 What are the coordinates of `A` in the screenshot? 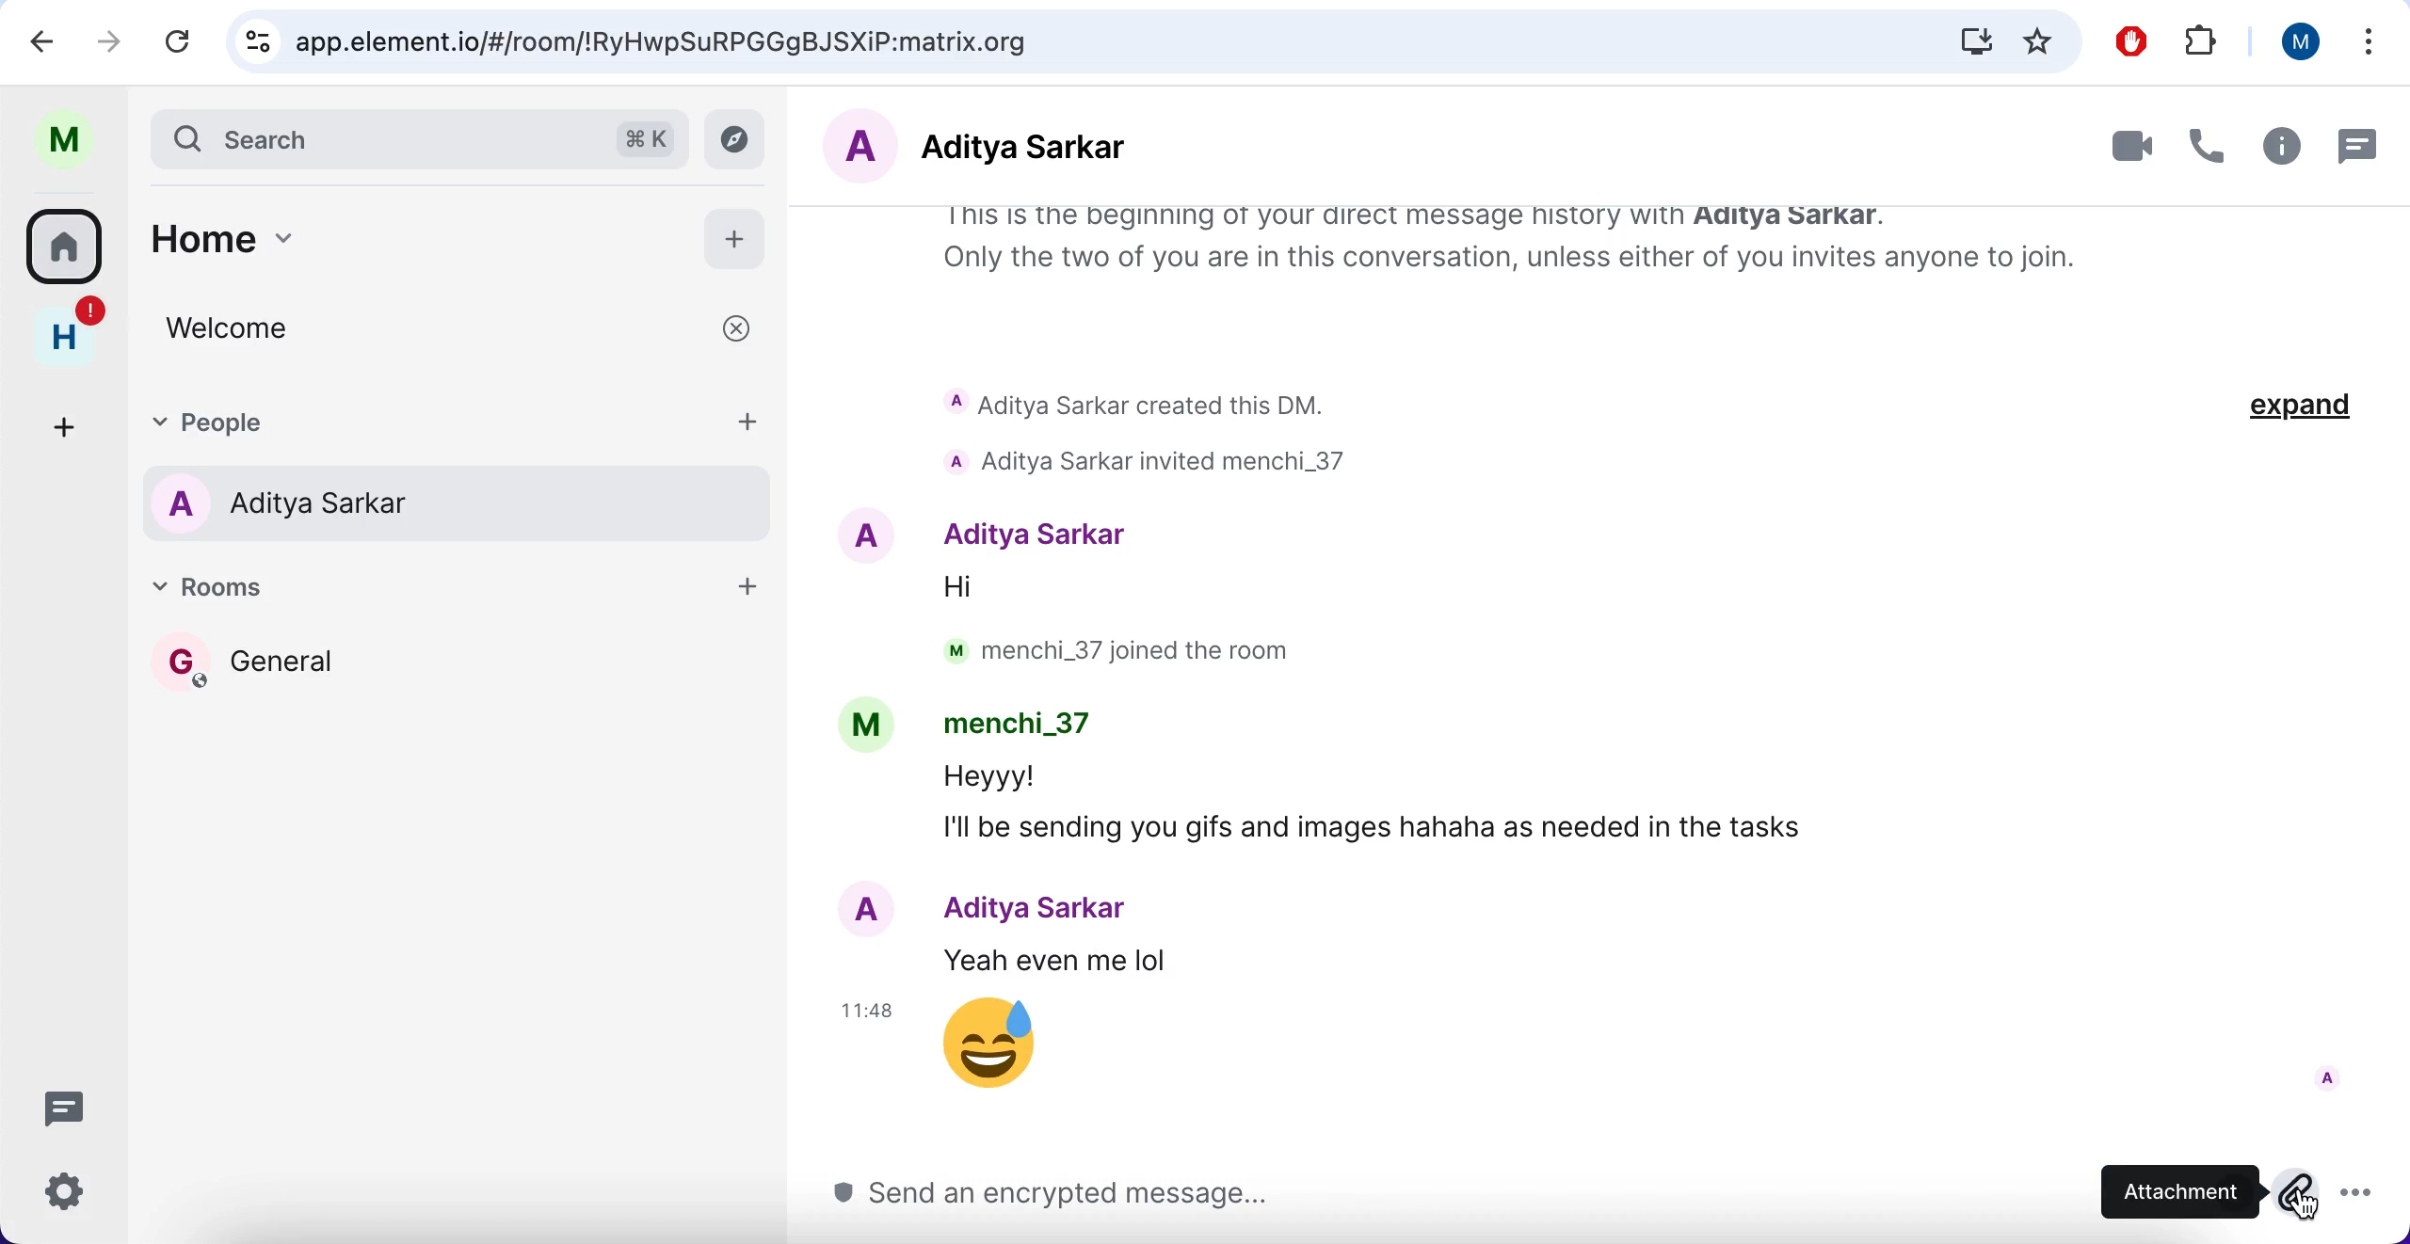 It's located at (2326, 1079).